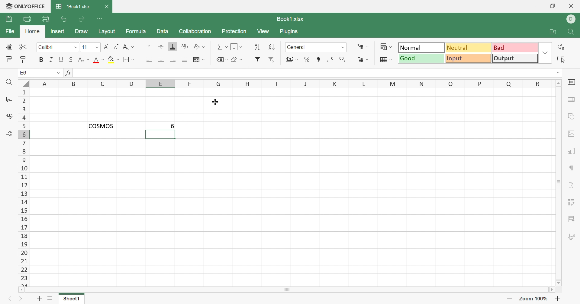  Describe the element at coordinates (72, 60) in the screenshot. I see `Strikethrough` at that location.